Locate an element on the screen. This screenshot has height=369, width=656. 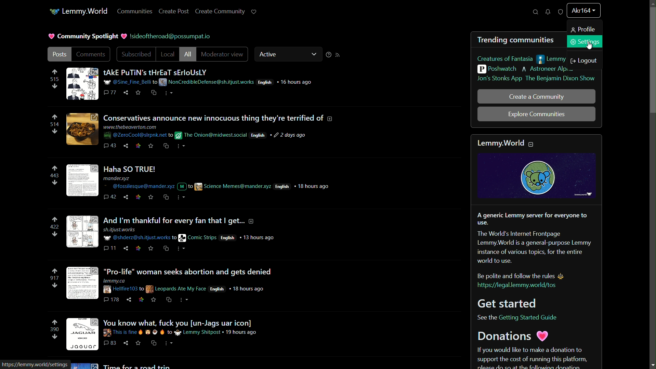
number of votes is located at coordinates (54, 329).